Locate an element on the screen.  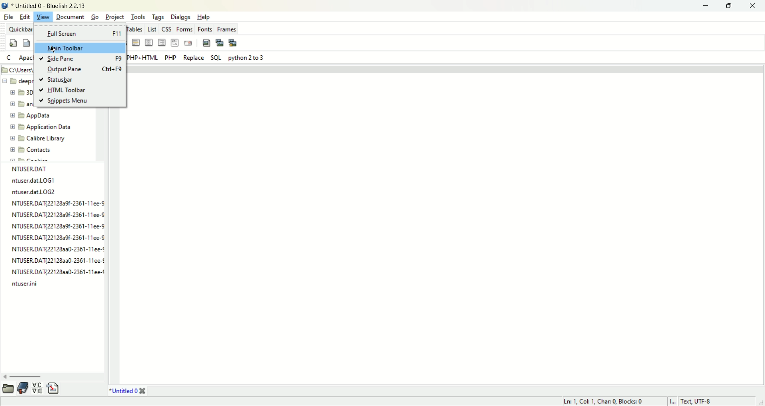
edit is located at coordinates (25, 17).